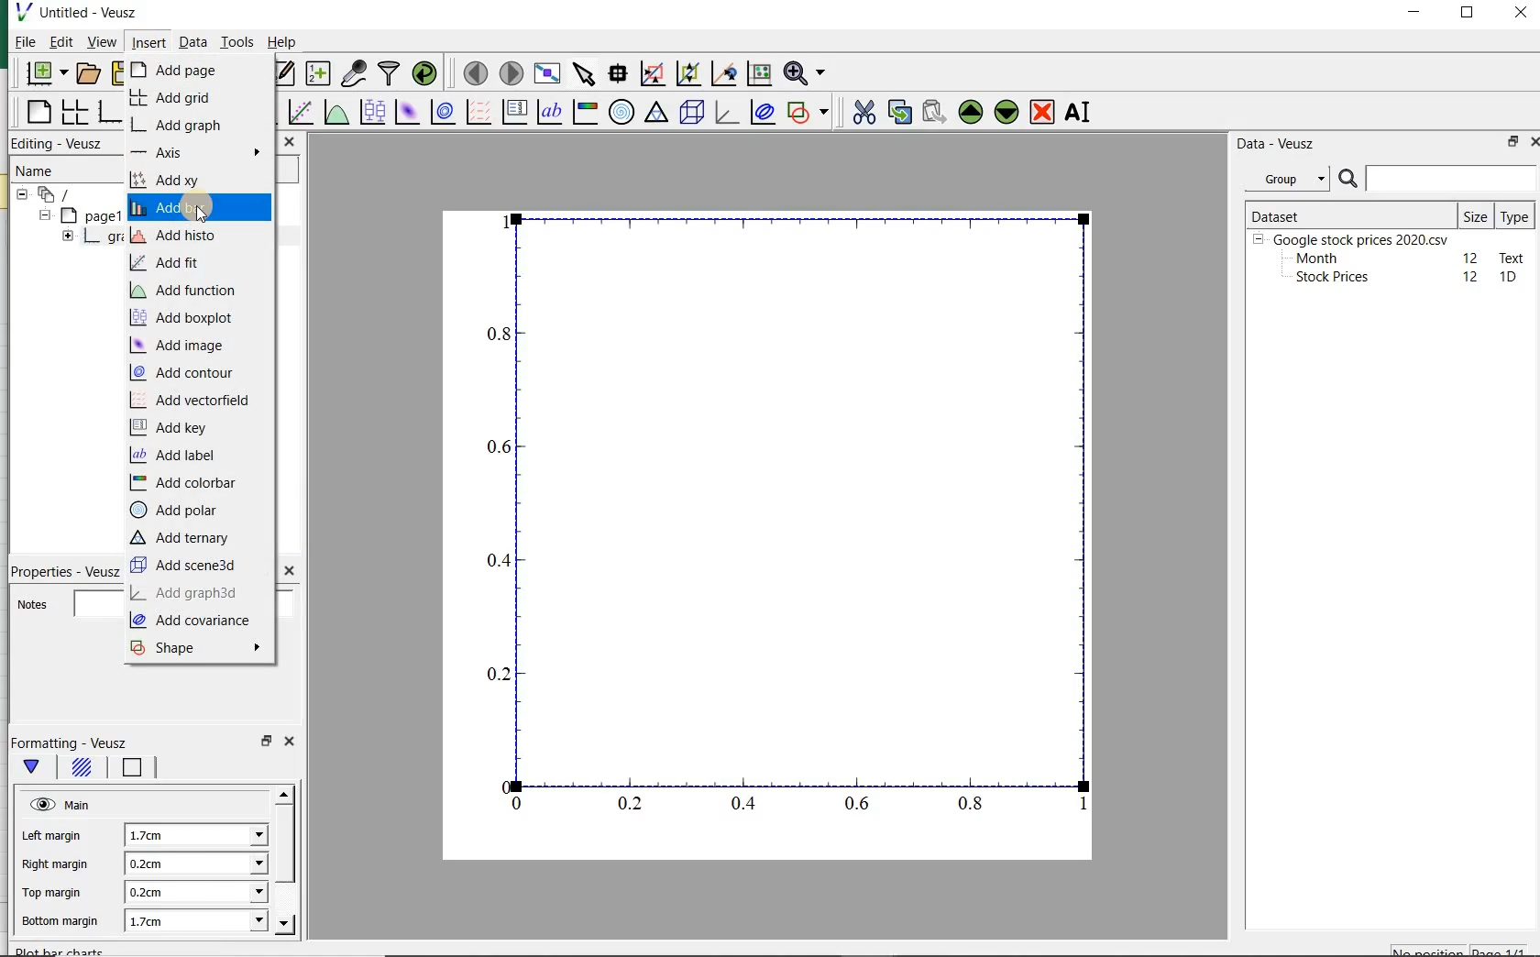  Describe the element at coordinates (1315, 258) in the screenshot. I see `Month` at that location.